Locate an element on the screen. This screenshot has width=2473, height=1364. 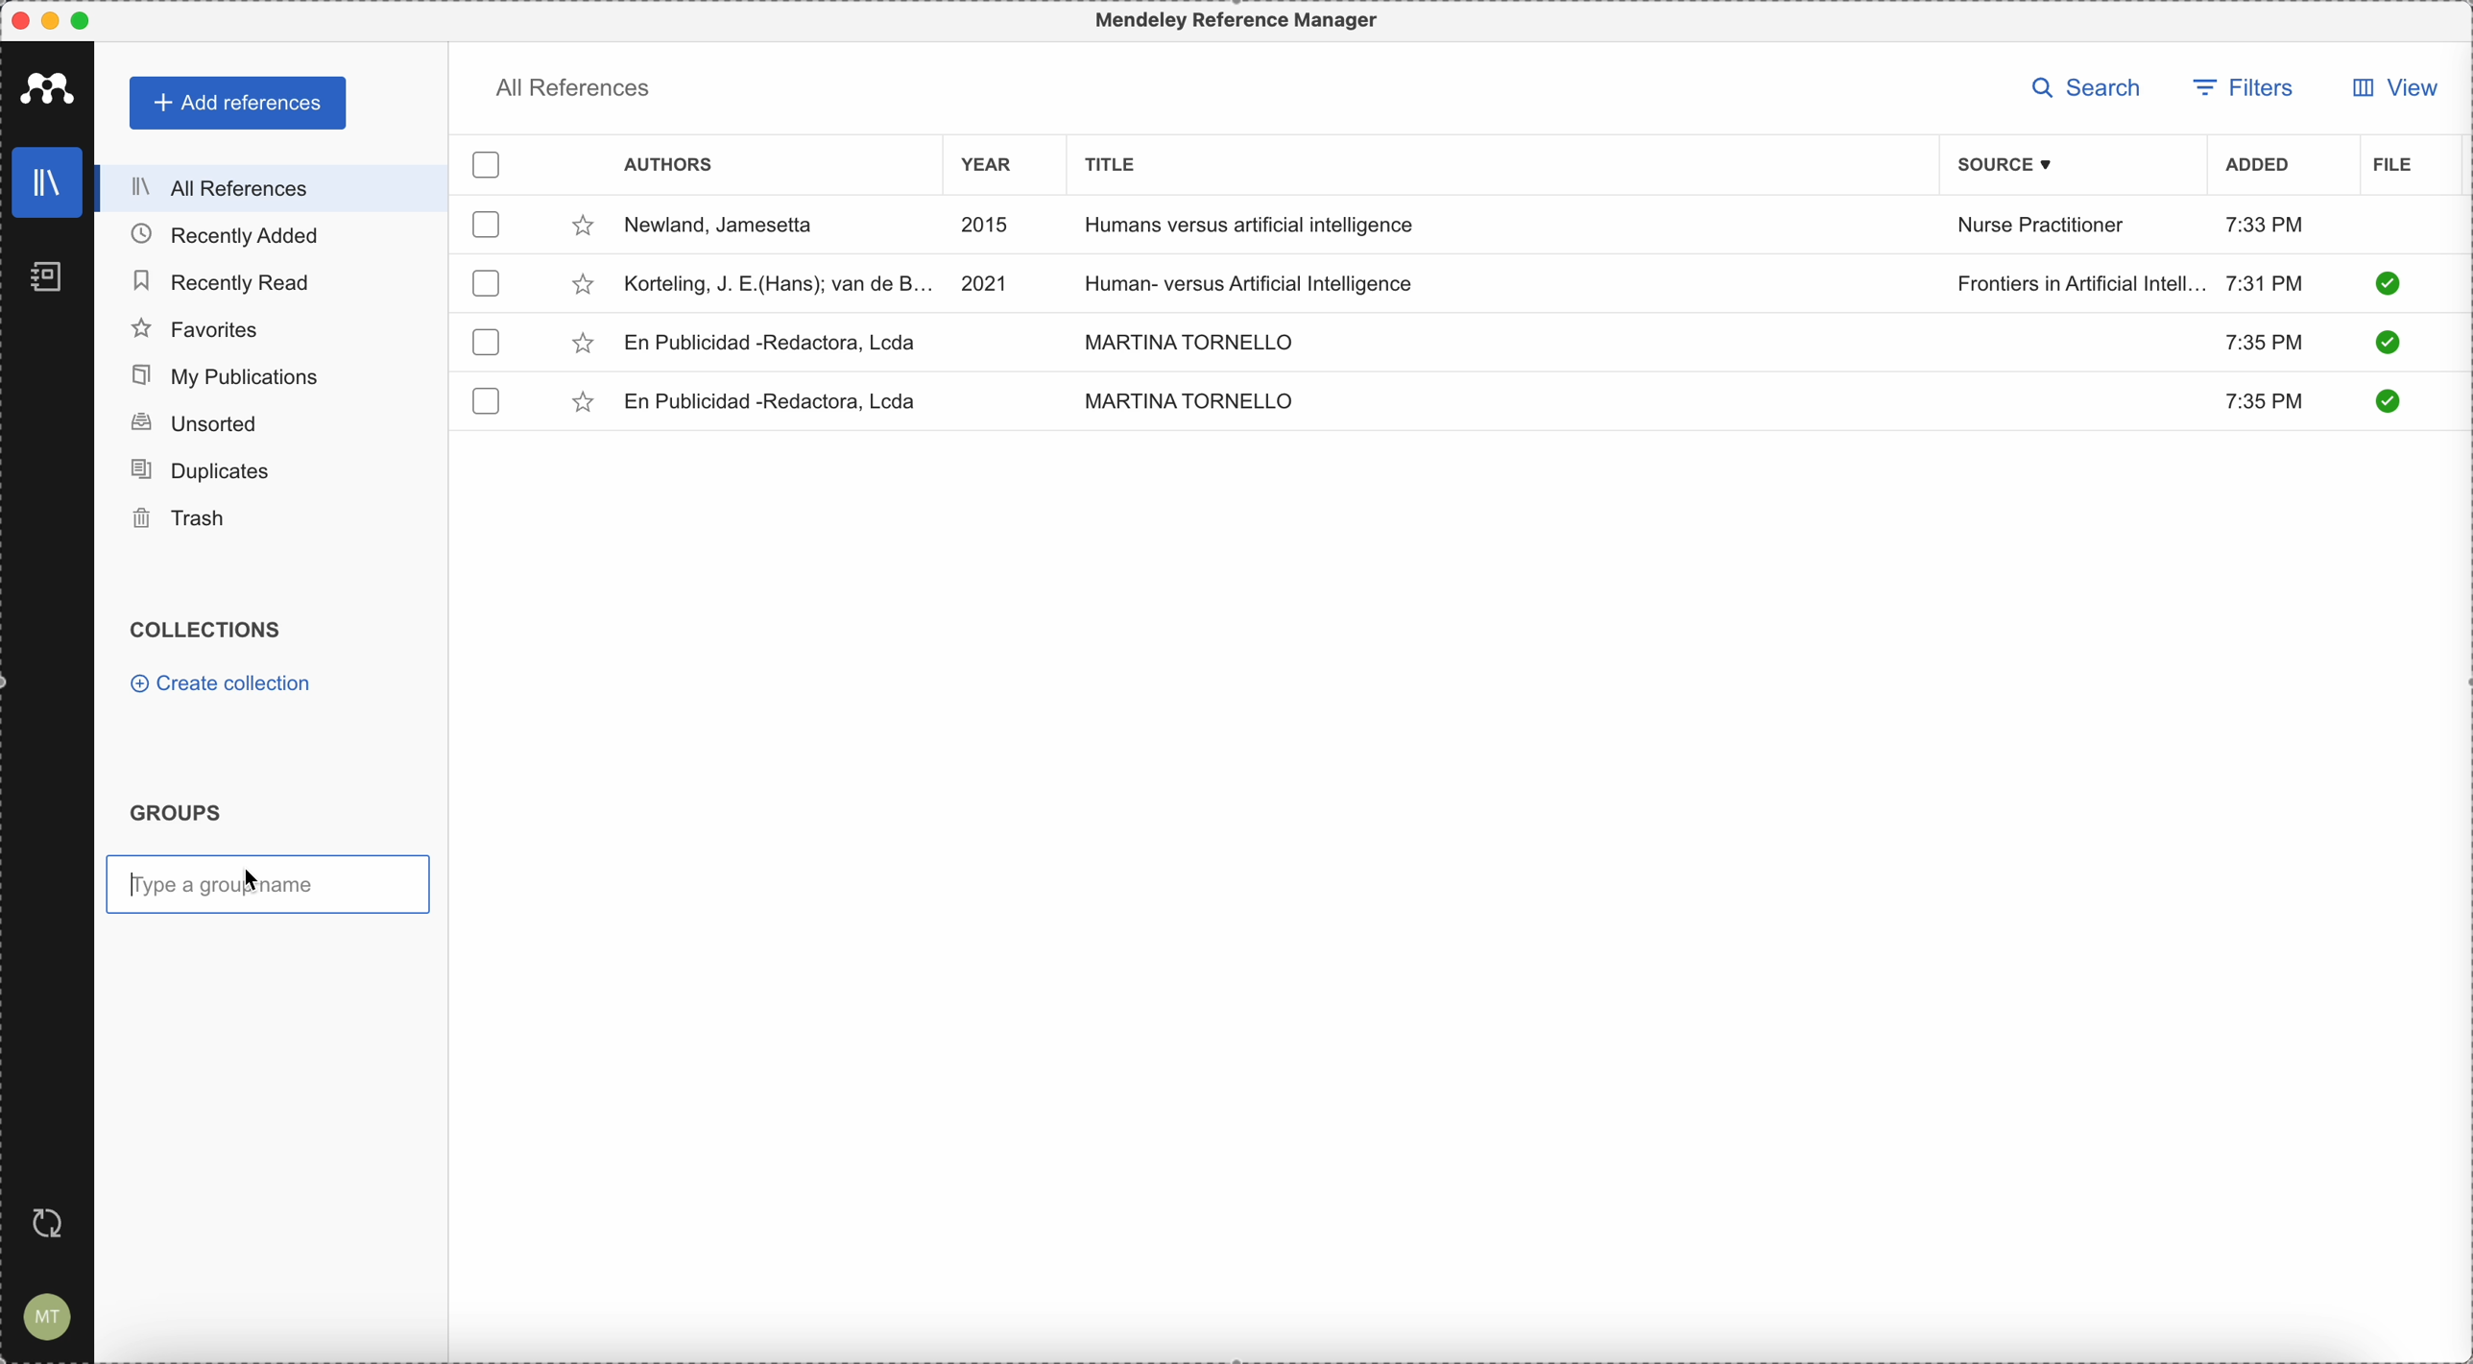
favorite is located at coordinates (583, 229).